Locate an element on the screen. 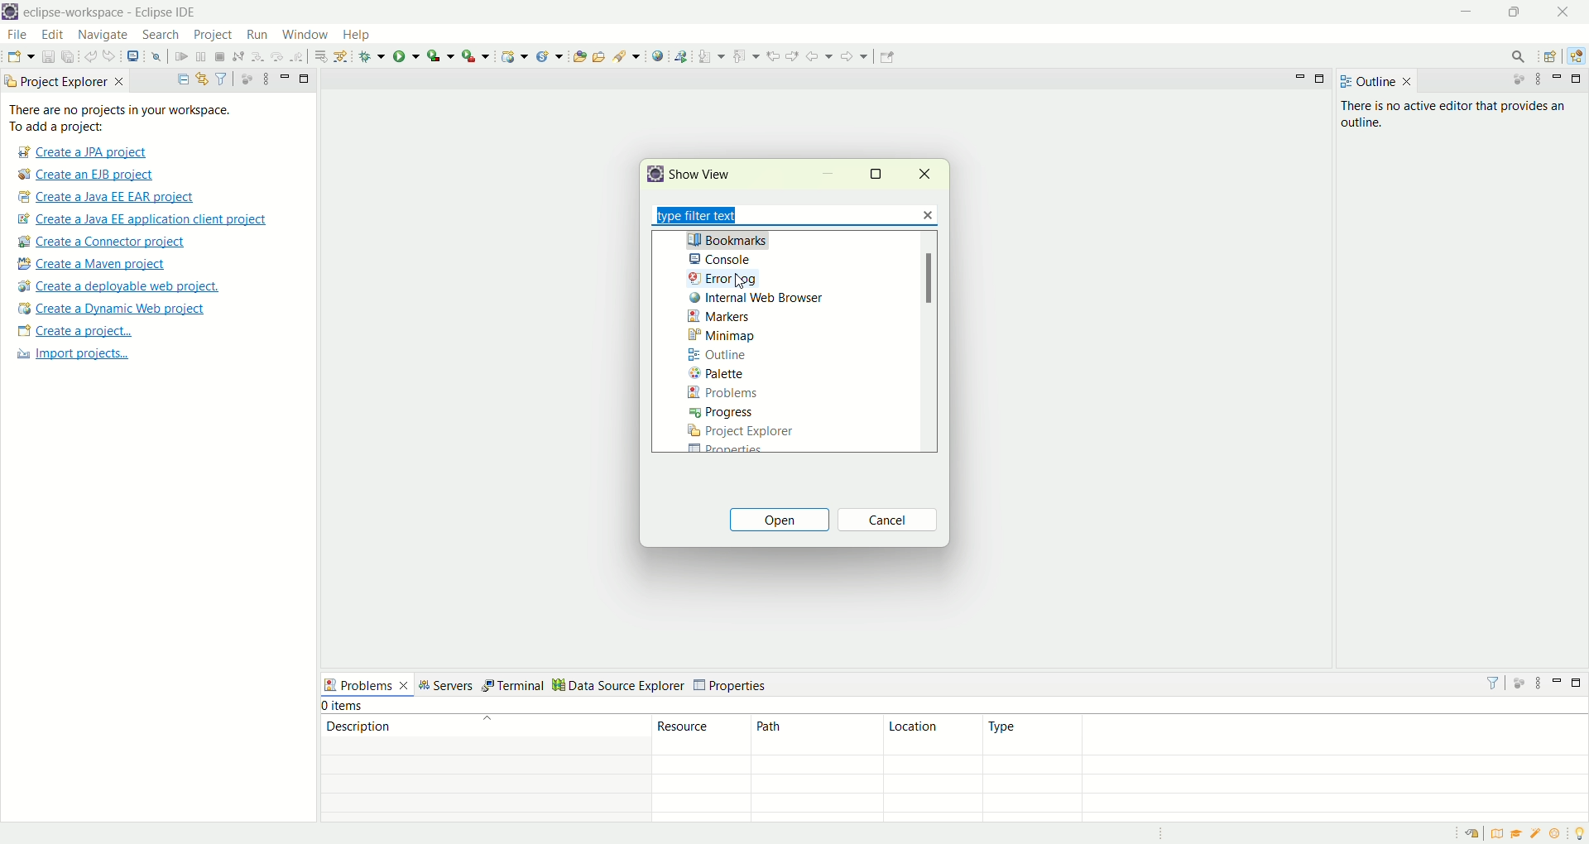 The image size is (1589, 844). edit is located at coordinates (55, 34).